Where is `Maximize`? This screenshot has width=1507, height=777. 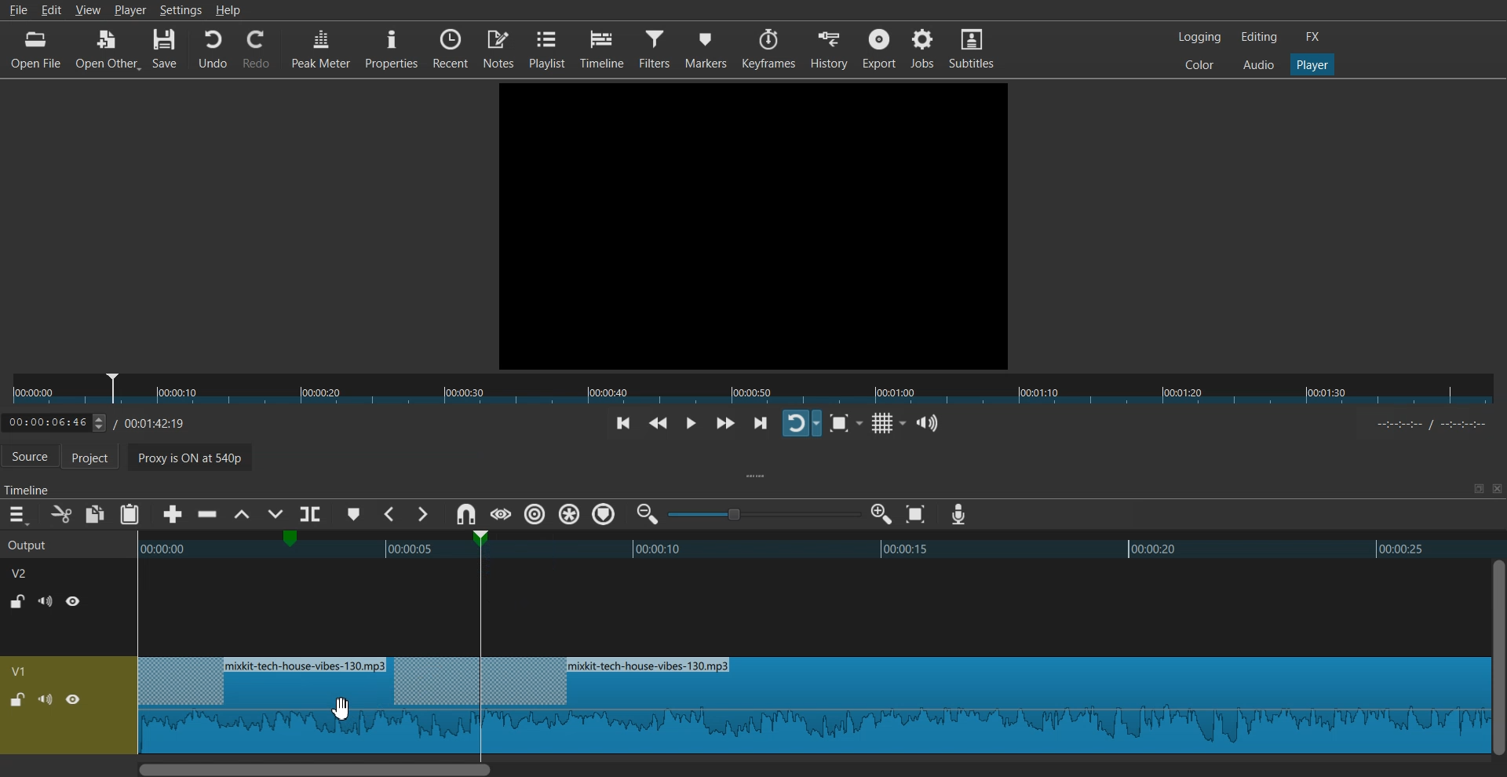 Maximize is located at coordinates (1478, 488).